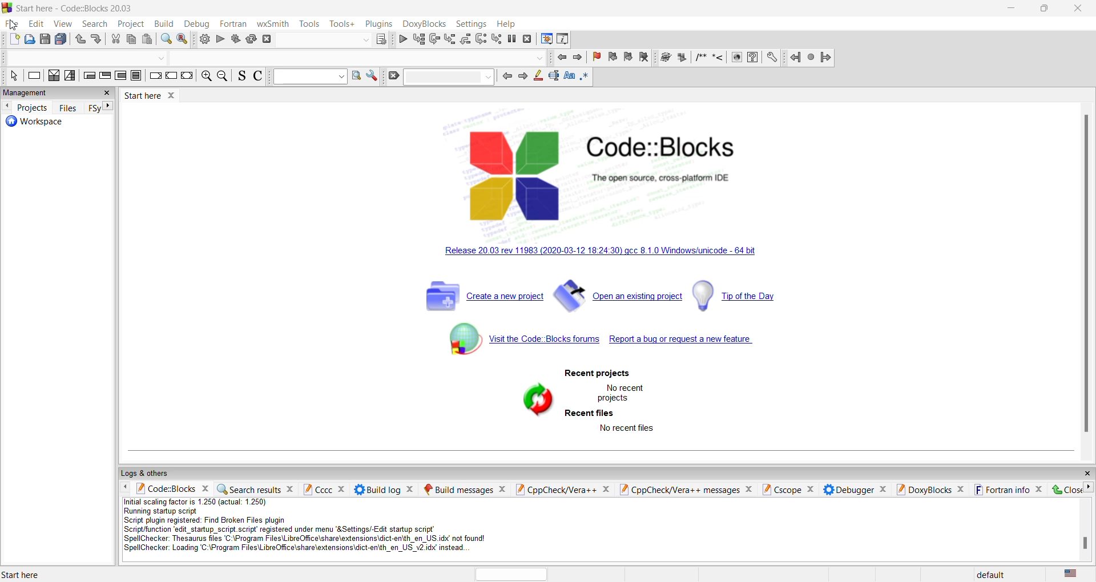 This screenshot has height=582, width=1096. I want to click on show the select target dialog, so click(381, 39).